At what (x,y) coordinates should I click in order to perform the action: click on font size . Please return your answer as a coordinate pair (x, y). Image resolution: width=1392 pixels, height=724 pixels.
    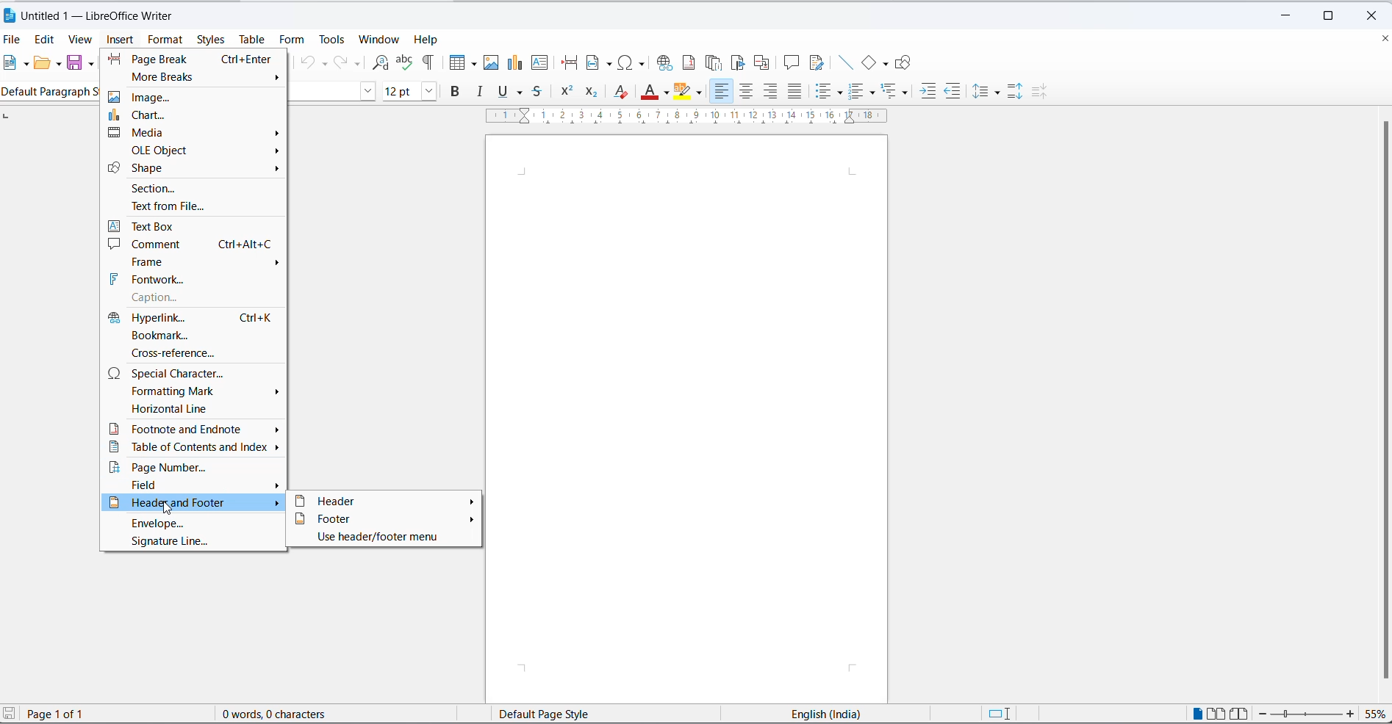
    Looking at the image, I should click on (398, 92).